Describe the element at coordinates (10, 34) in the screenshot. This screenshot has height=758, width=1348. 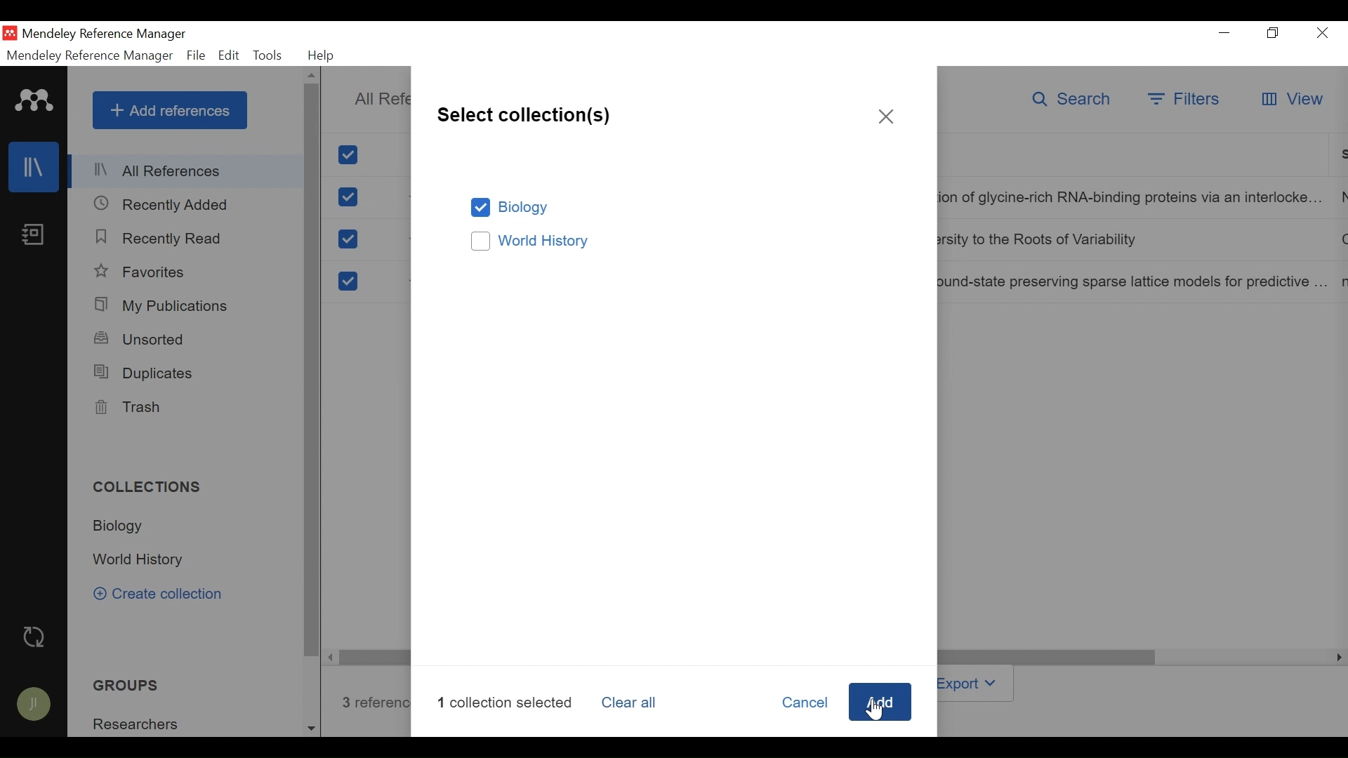
I see `Mendeley Desktop Icon` at that location.